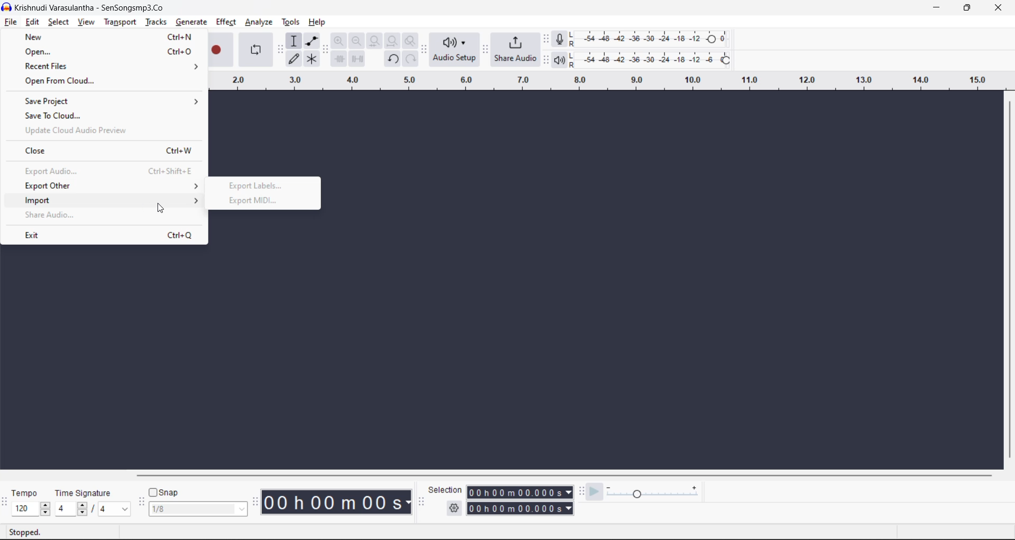 This screenshot has width=1015, height=540. I want to click on export others, so click(107, 185).